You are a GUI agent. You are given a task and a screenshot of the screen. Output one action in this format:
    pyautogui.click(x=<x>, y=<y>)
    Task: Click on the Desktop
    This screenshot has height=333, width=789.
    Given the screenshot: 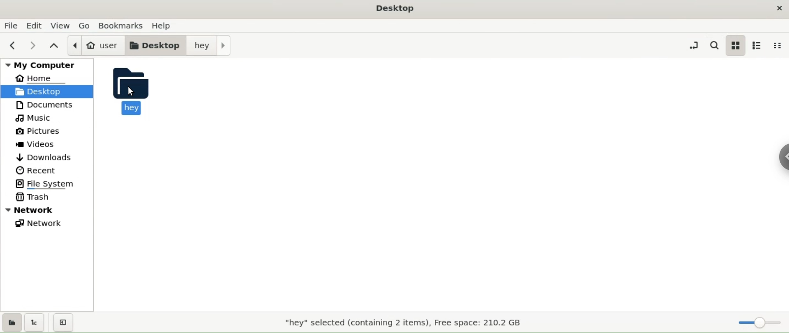 What is the action you would take?
    pyautogui.click(x=398, y=8)
    